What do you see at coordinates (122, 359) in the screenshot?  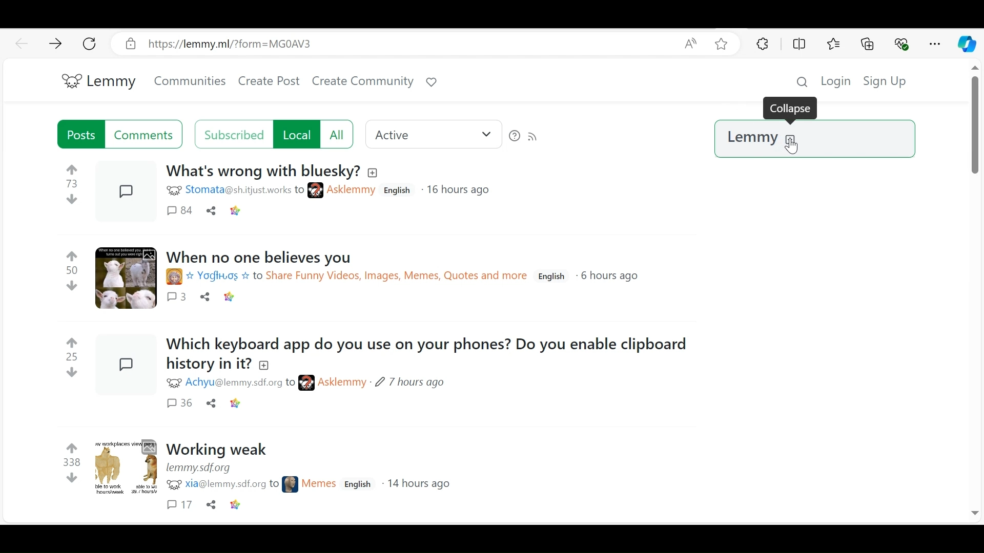 I see `Post` at bounding box center [122, 359].